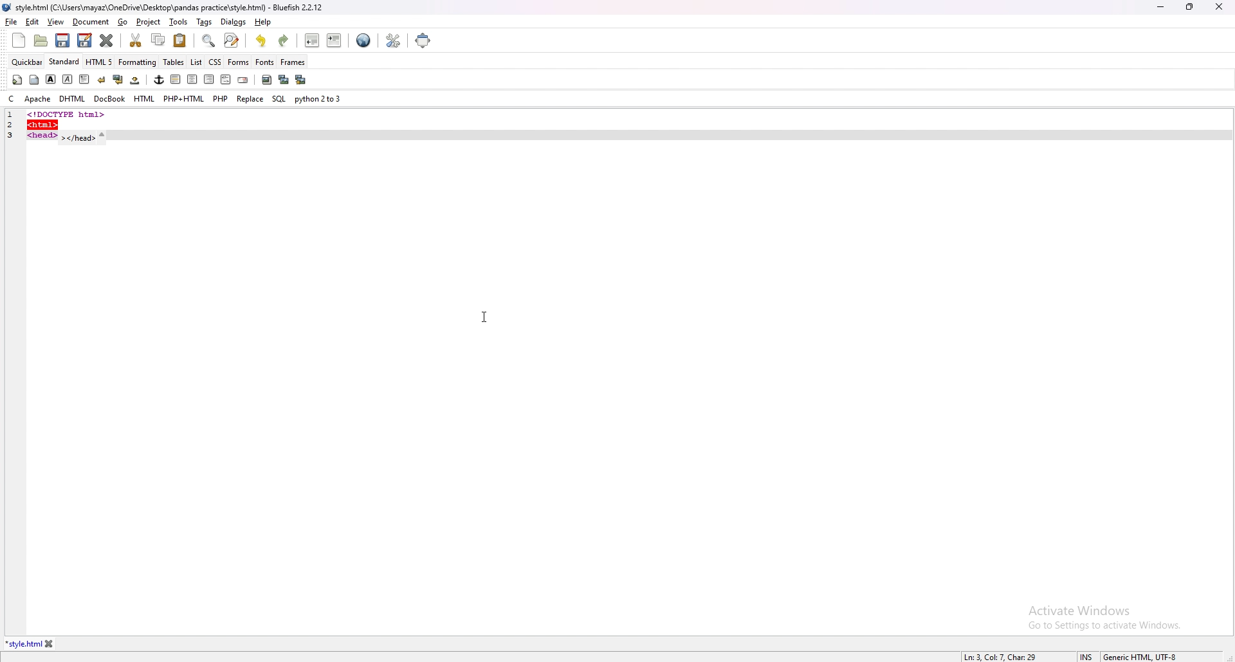  Describe the element at coordinates (231, 40) in the screenshot. I see `advanced find and replace` at that location.